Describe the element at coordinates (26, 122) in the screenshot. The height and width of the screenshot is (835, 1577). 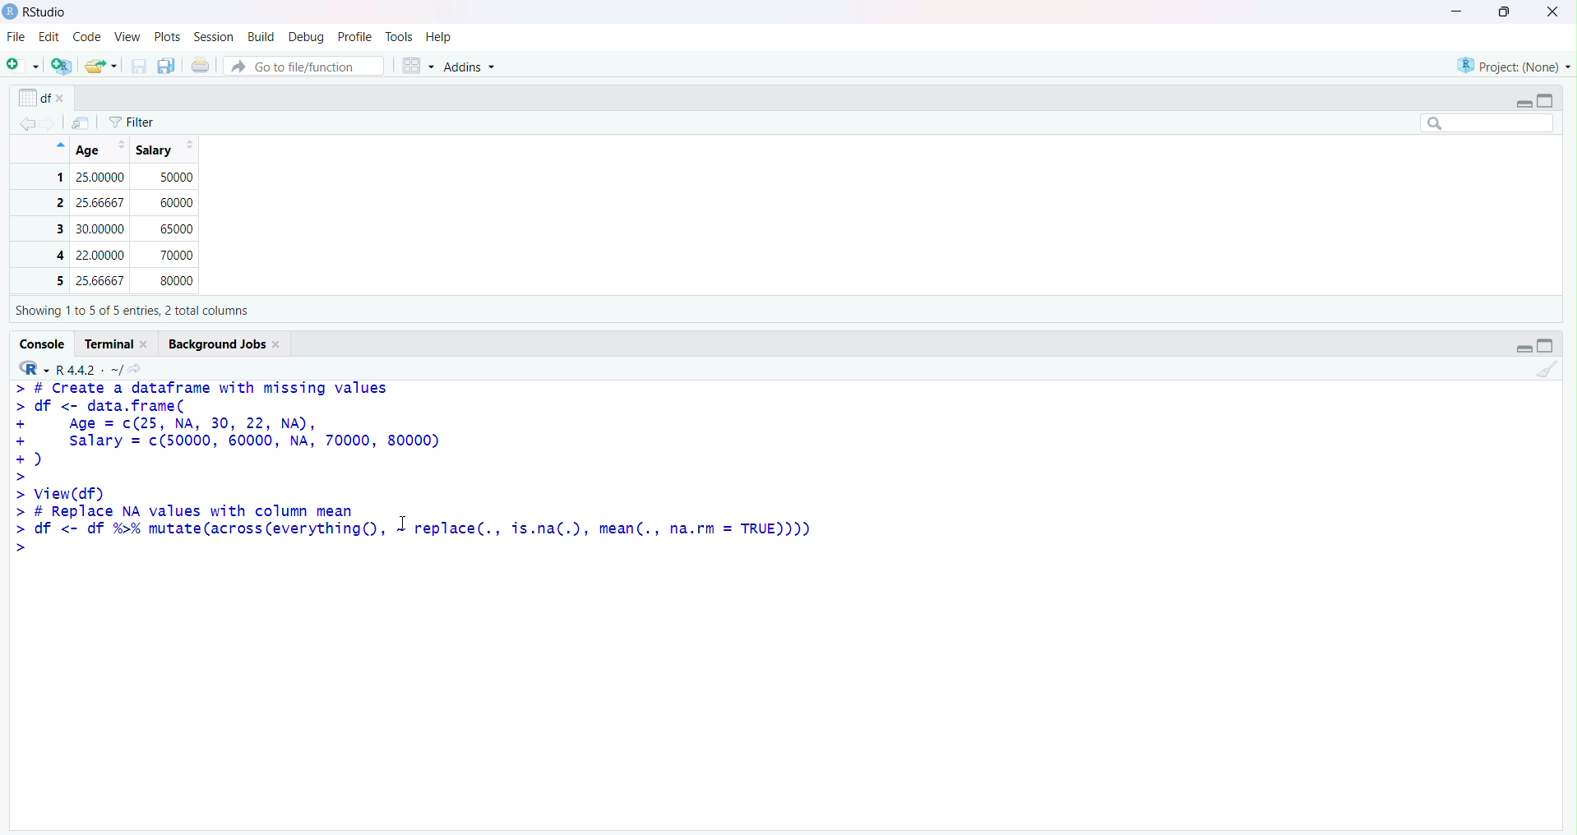
I see `Go back to the previous source location (Ctrl + F9)` at that location.